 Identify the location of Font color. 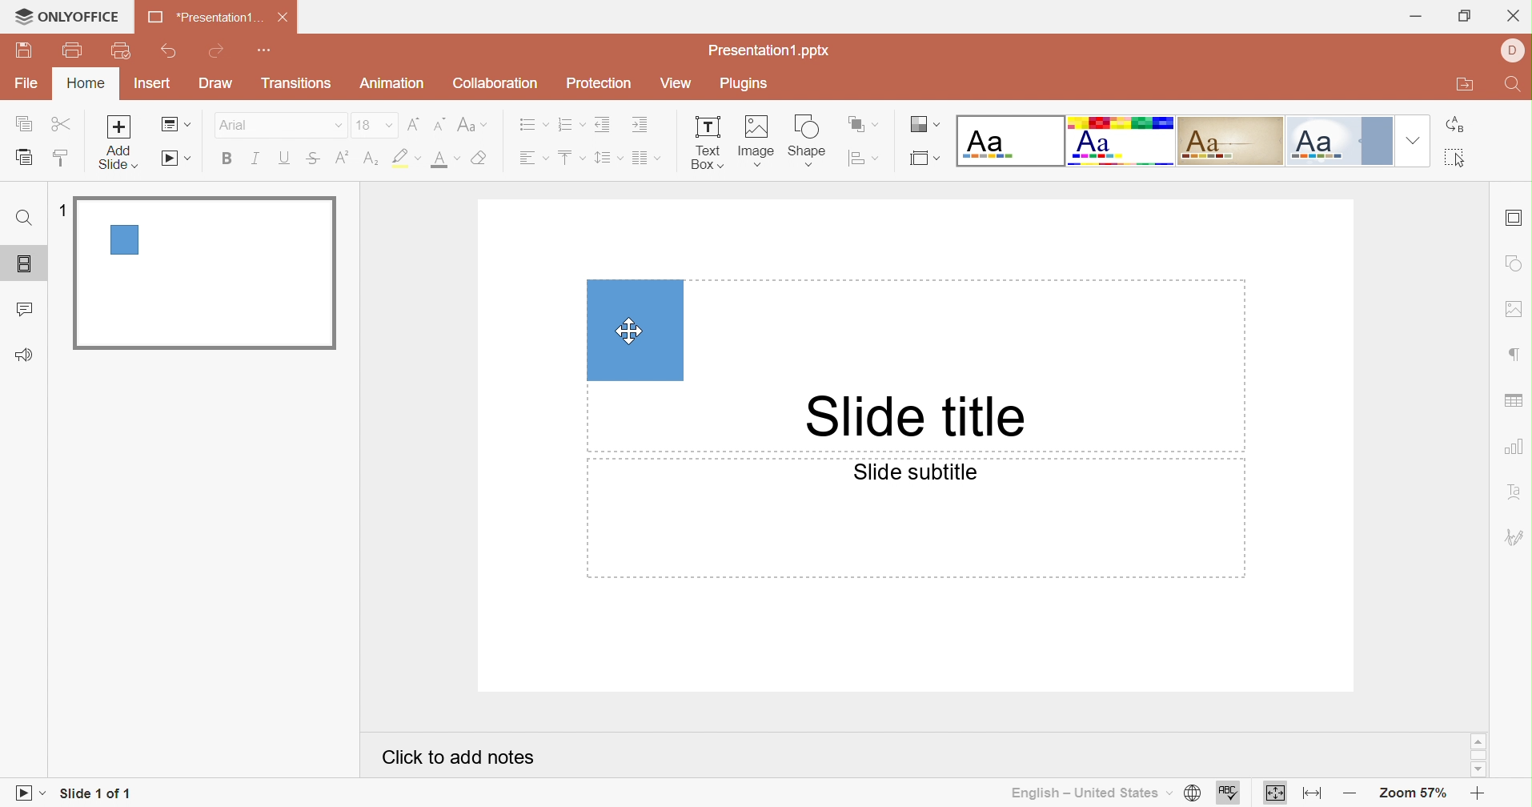
(447, 159).